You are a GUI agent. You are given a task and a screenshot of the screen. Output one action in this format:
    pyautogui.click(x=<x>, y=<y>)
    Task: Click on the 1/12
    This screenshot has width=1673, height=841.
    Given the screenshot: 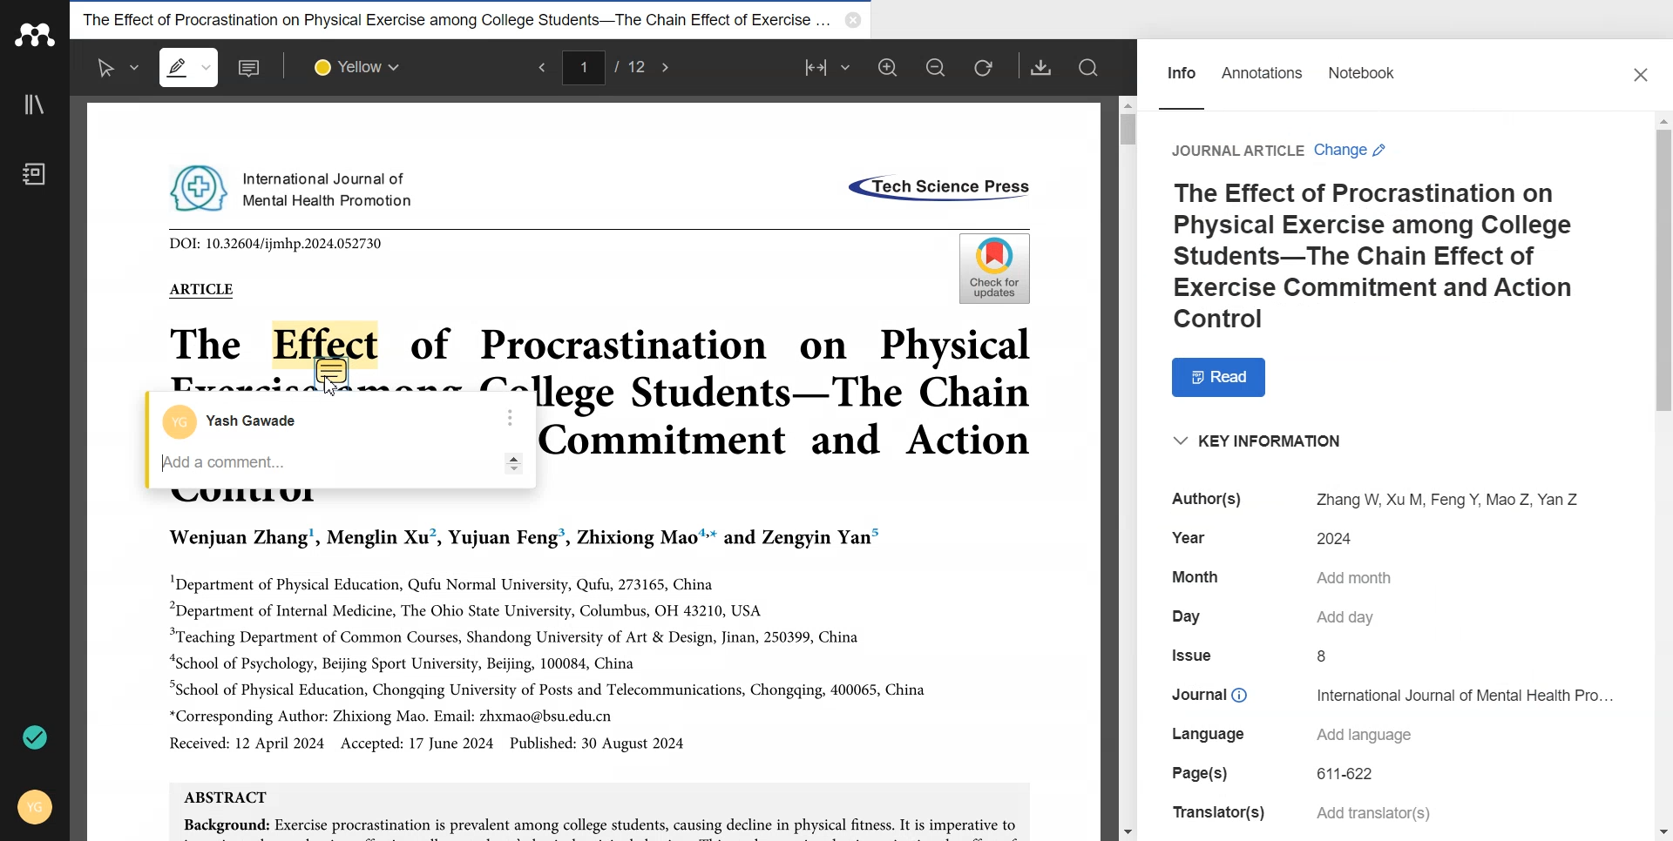 What is the action you would take?
    pyautogui.click(x=606, y=69)
    